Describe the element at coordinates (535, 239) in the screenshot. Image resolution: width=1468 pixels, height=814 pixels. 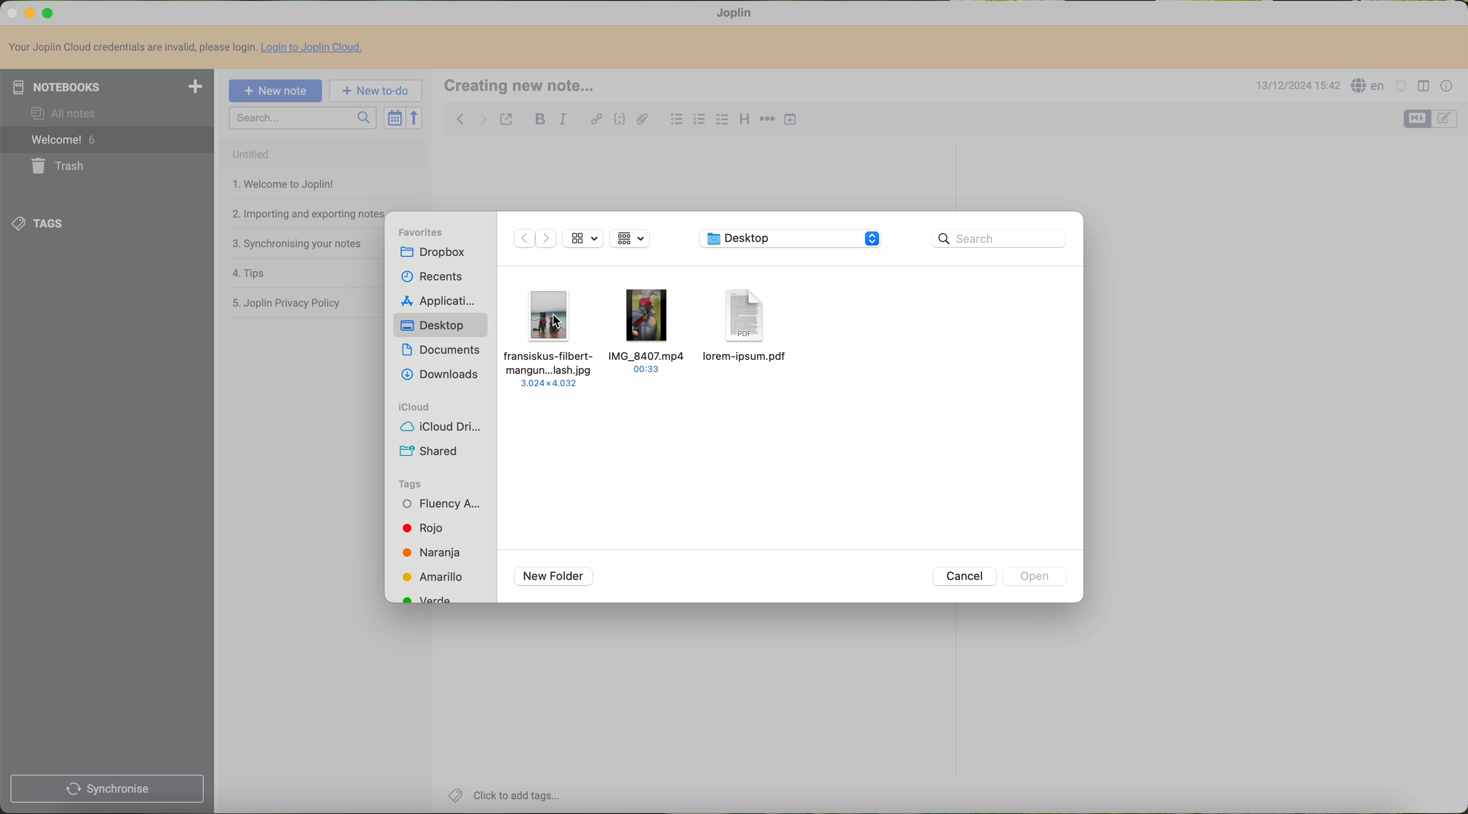
I see `disable navigate arrows` at that location.